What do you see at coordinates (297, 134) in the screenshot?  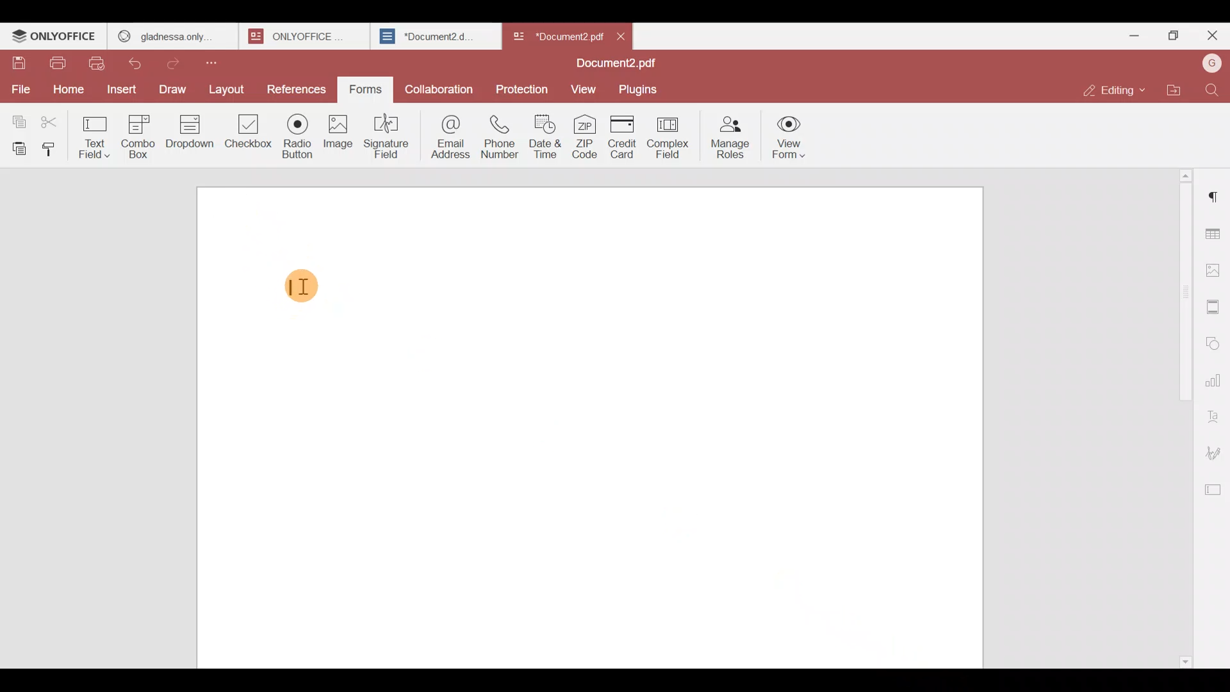 I see `Radio` at bounding box center [297, 134].